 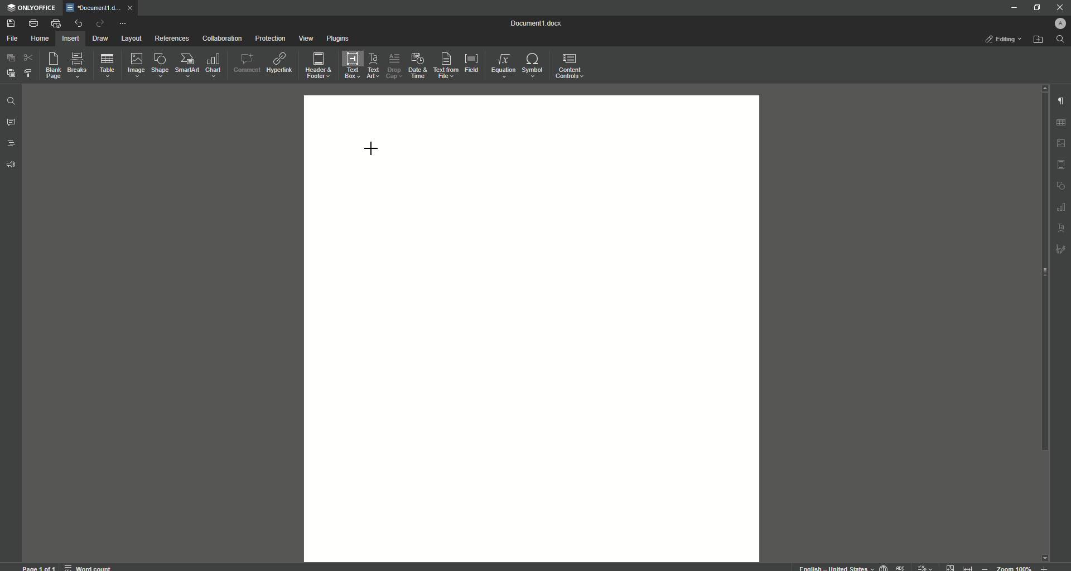 I want to click on Comment, so click(x=247, y=63).